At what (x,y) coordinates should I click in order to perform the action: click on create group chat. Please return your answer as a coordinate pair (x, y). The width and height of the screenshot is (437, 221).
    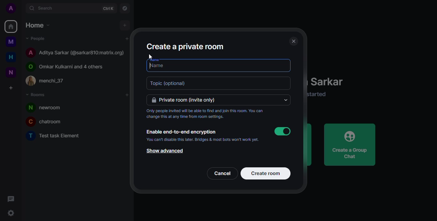
    Looking at the image, I should click on (349, 144).